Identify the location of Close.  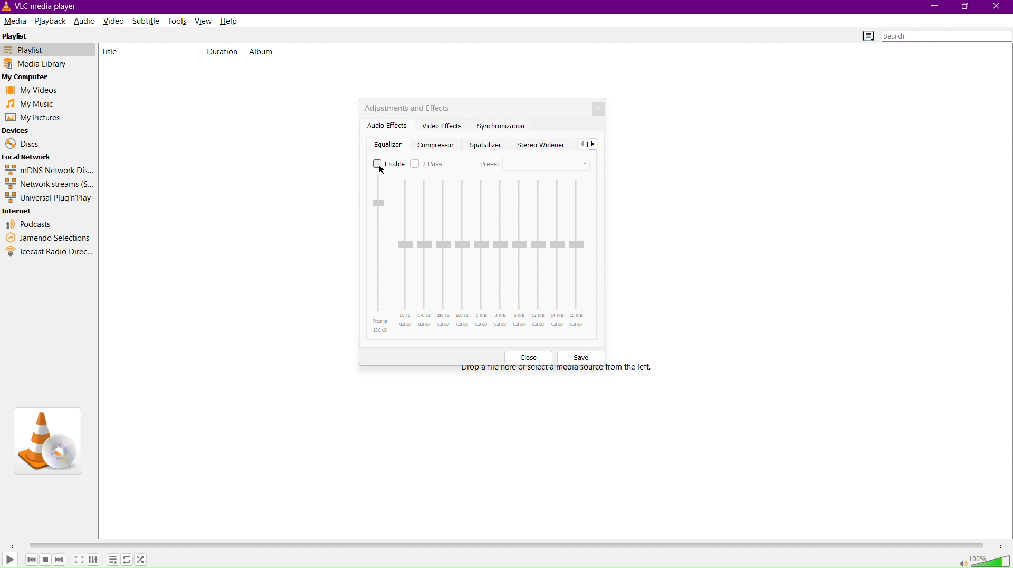
(598, 109).